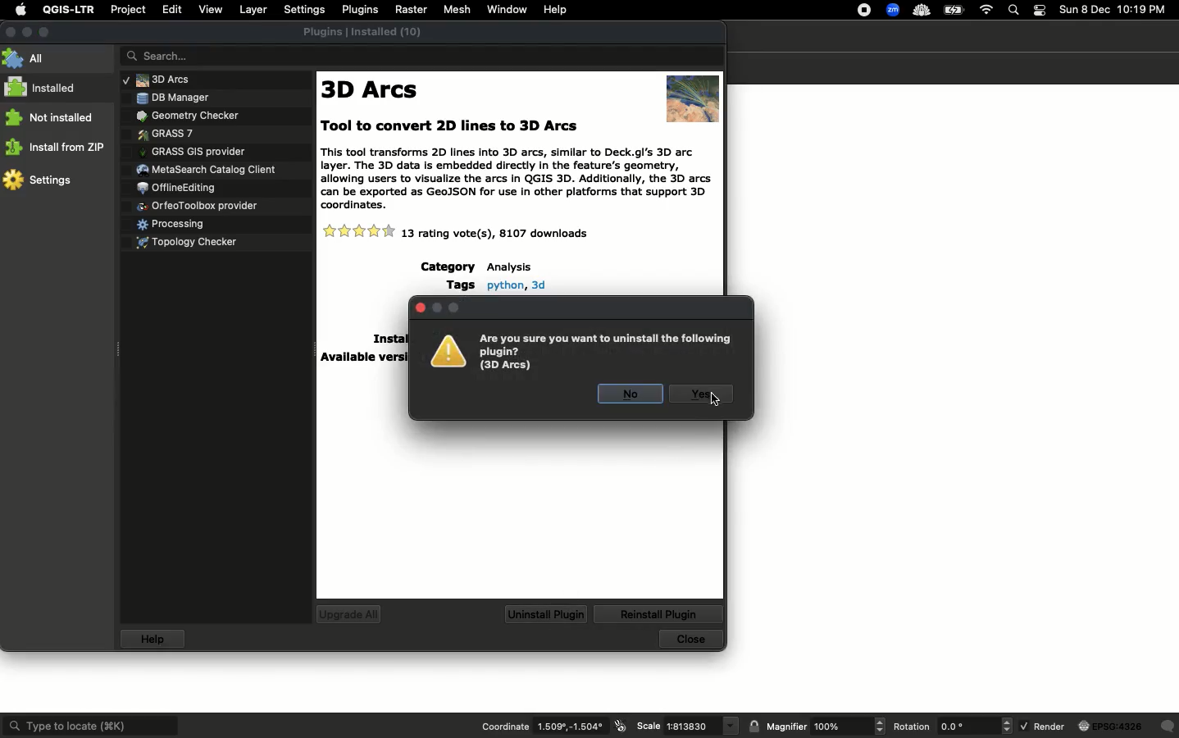  Describe the element at coordinates (518, 231) in the screenshot. I see `Details` at that location.